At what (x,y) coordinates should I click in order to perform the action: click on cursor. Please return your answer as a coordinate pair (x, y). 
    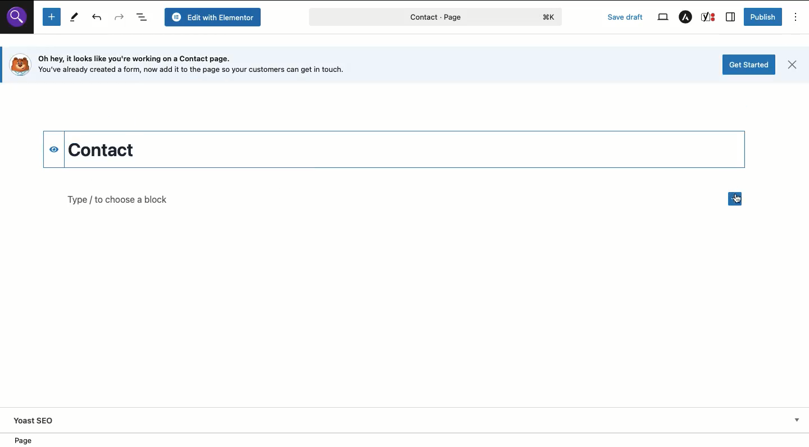
    Looking at the image, I should click on (740, 201).